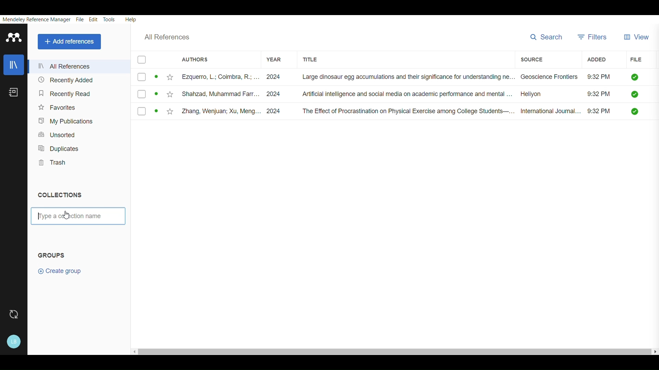 Image resolution: width=659 pixels, height=370 pixels. I want to click on FILE, so click(636, 60).